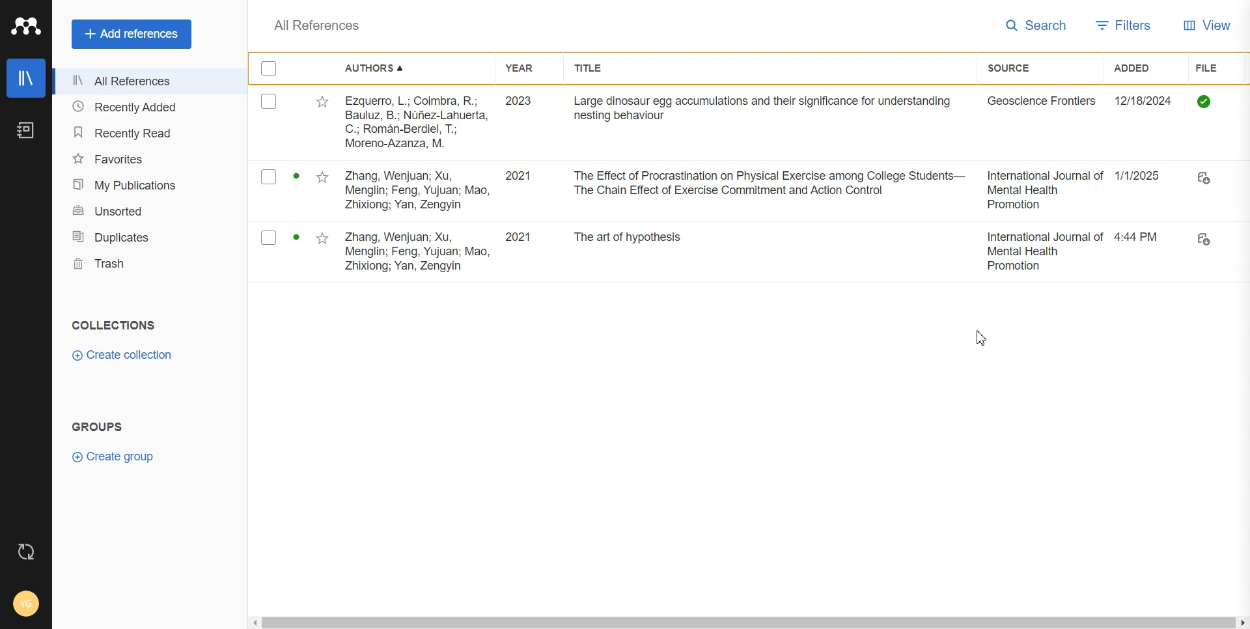 This screenshot has height=629, width=1250. I want to click on Favorites, so click(137, 159).